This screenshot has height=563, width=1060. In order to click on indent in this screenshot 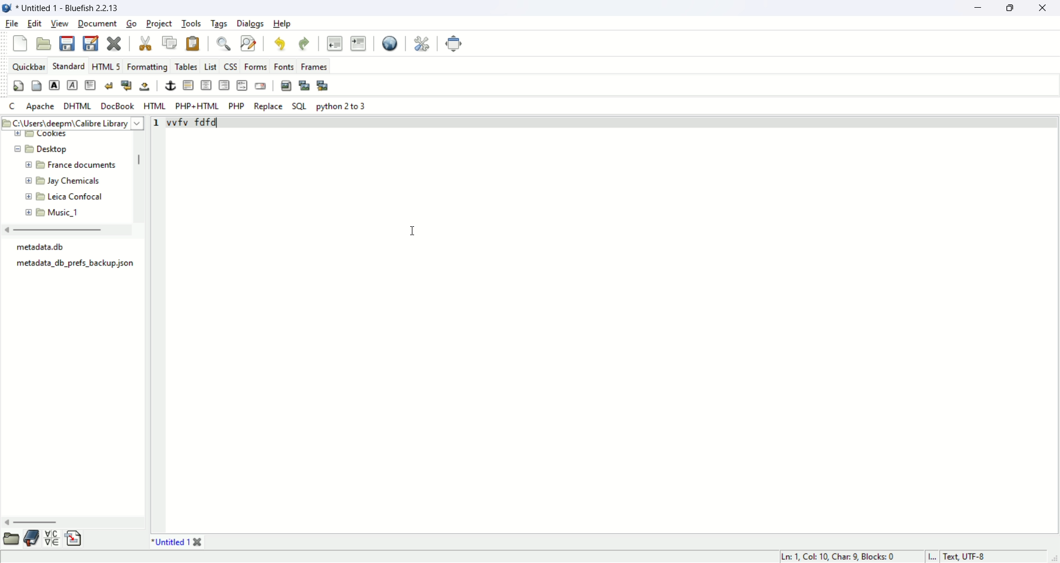, I will do `click(358, 43)`.